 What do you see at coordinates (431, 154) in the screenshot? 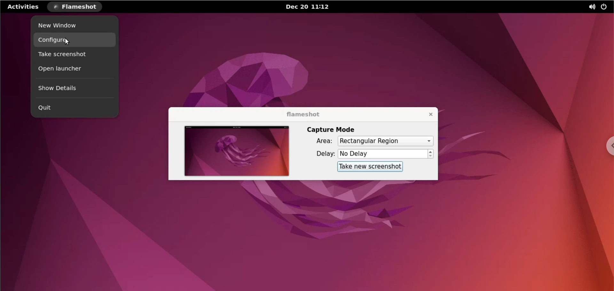
I see `increment or decrement delay` at bounding box center [431, 154].